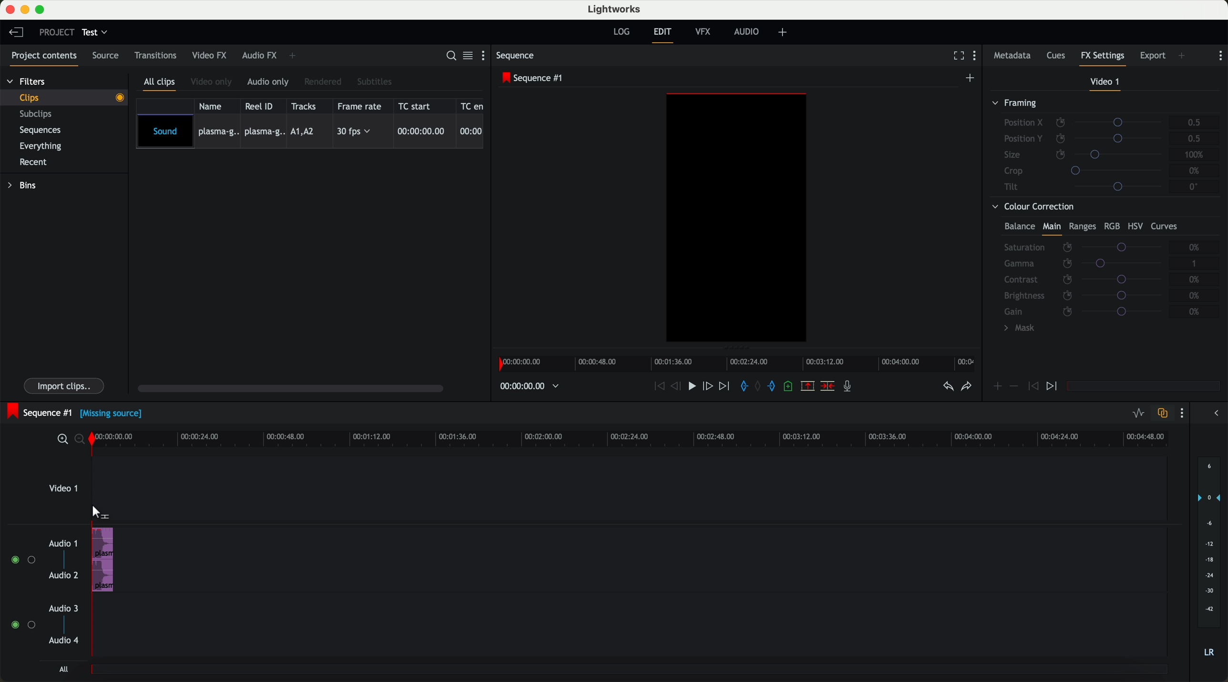 This screenshot has height=682, width=1228. Describe the element at coordinates (784, 32) in the screenshot. I see `add` at that location.